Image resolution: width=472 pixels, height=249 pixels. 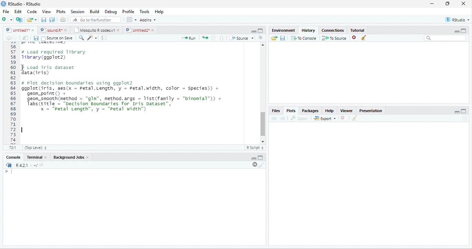 What do you see at coordinates (16, 38) in the screenshot?
I see `forward` at bounding box center [16, 38].